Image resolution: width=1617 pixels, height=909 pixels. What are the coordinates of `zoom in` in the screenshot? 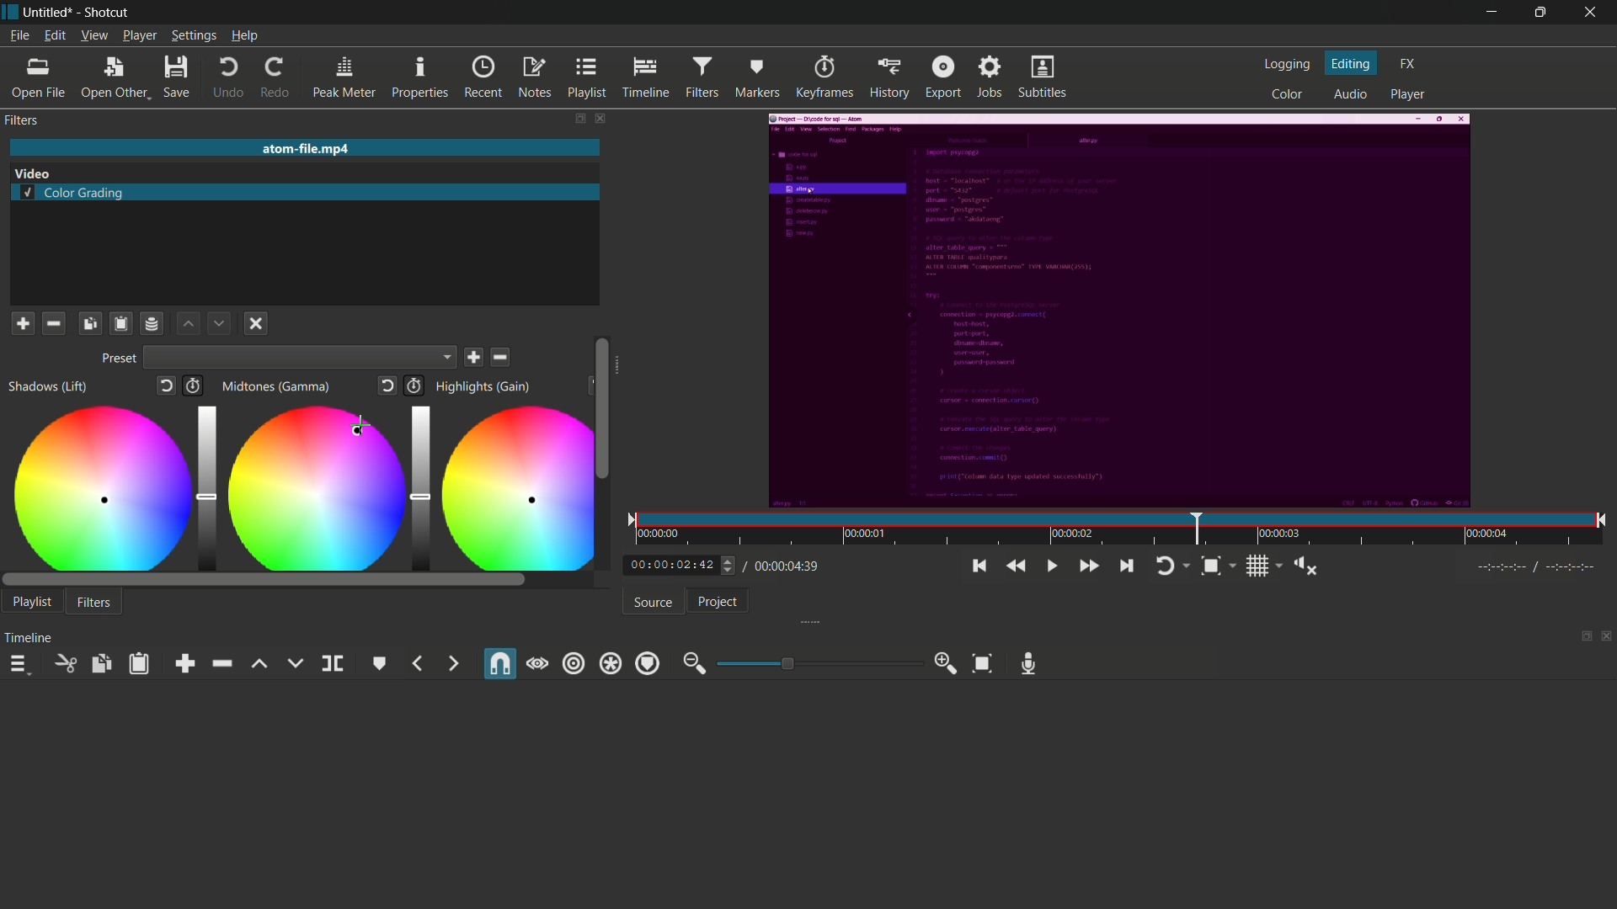 It's located at (947, 664).